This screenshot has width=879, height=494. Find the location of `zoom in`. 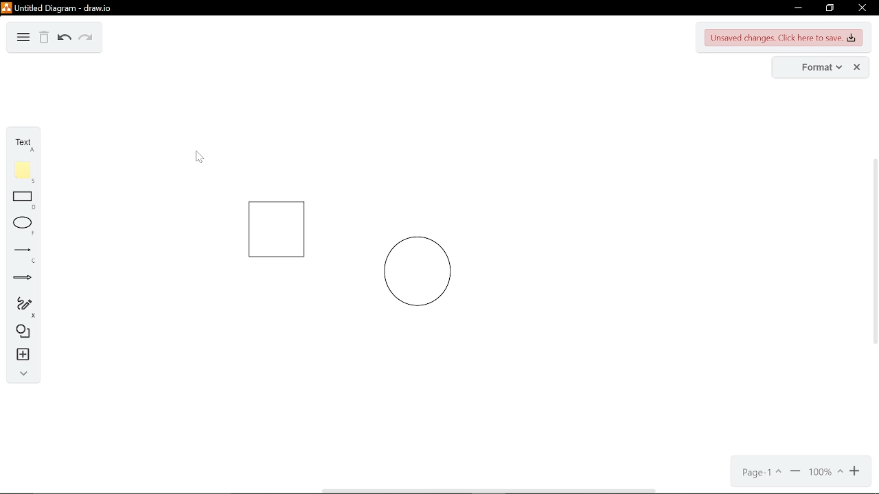

zoom in is located at coordinates (856, 473).